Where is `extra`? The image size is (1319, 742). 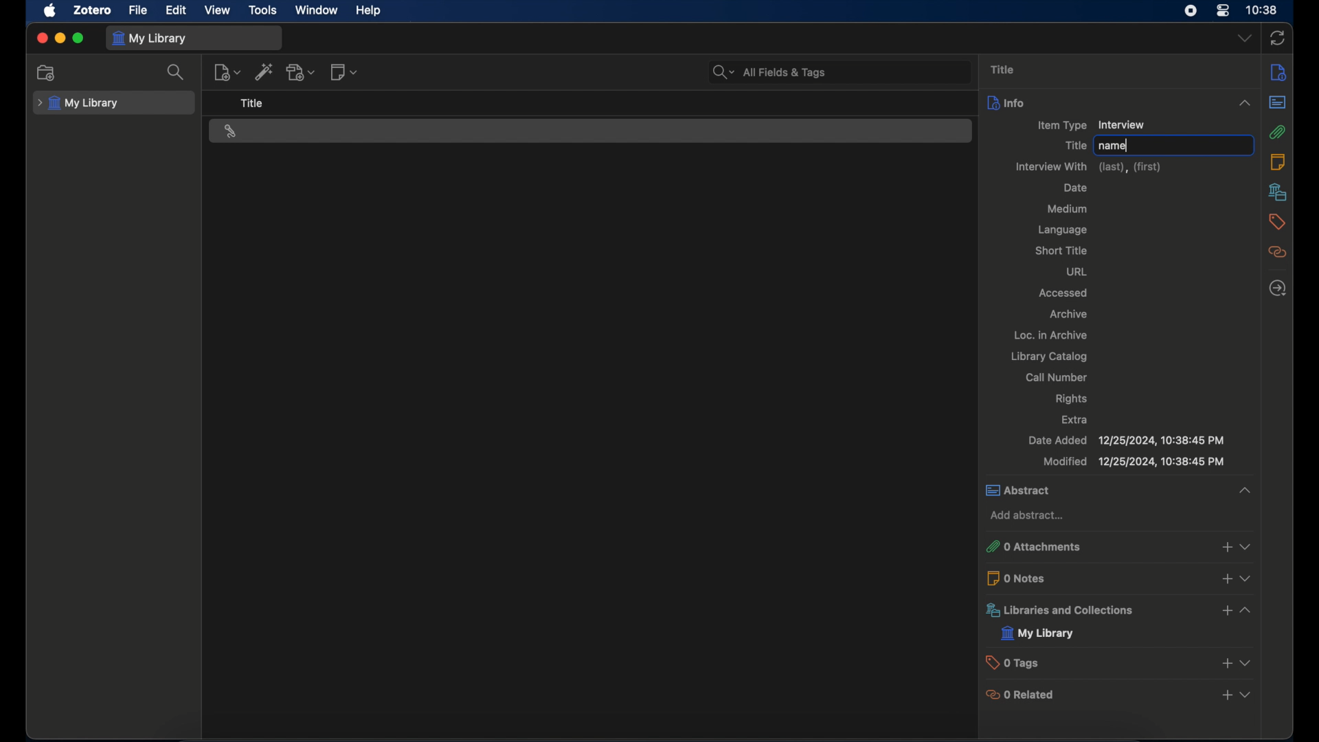 extra is located at coordinates (1076, 419).